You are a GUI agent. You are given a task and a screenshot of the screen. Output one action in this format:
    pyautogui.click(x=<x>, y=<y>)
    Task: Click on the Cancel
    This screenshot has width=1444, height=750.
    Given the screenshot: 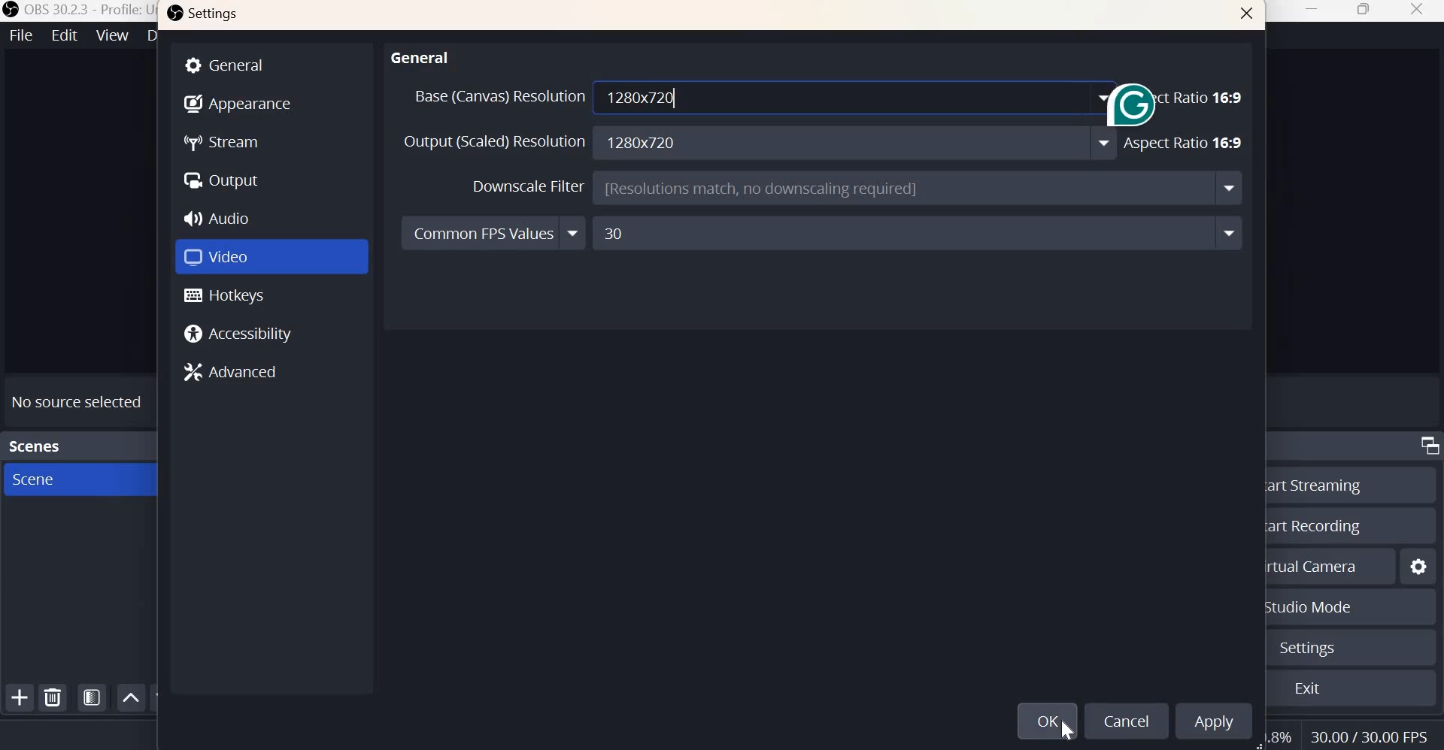 What is the action you would take?
    pyautogui.click(x=1124, y=719)
    